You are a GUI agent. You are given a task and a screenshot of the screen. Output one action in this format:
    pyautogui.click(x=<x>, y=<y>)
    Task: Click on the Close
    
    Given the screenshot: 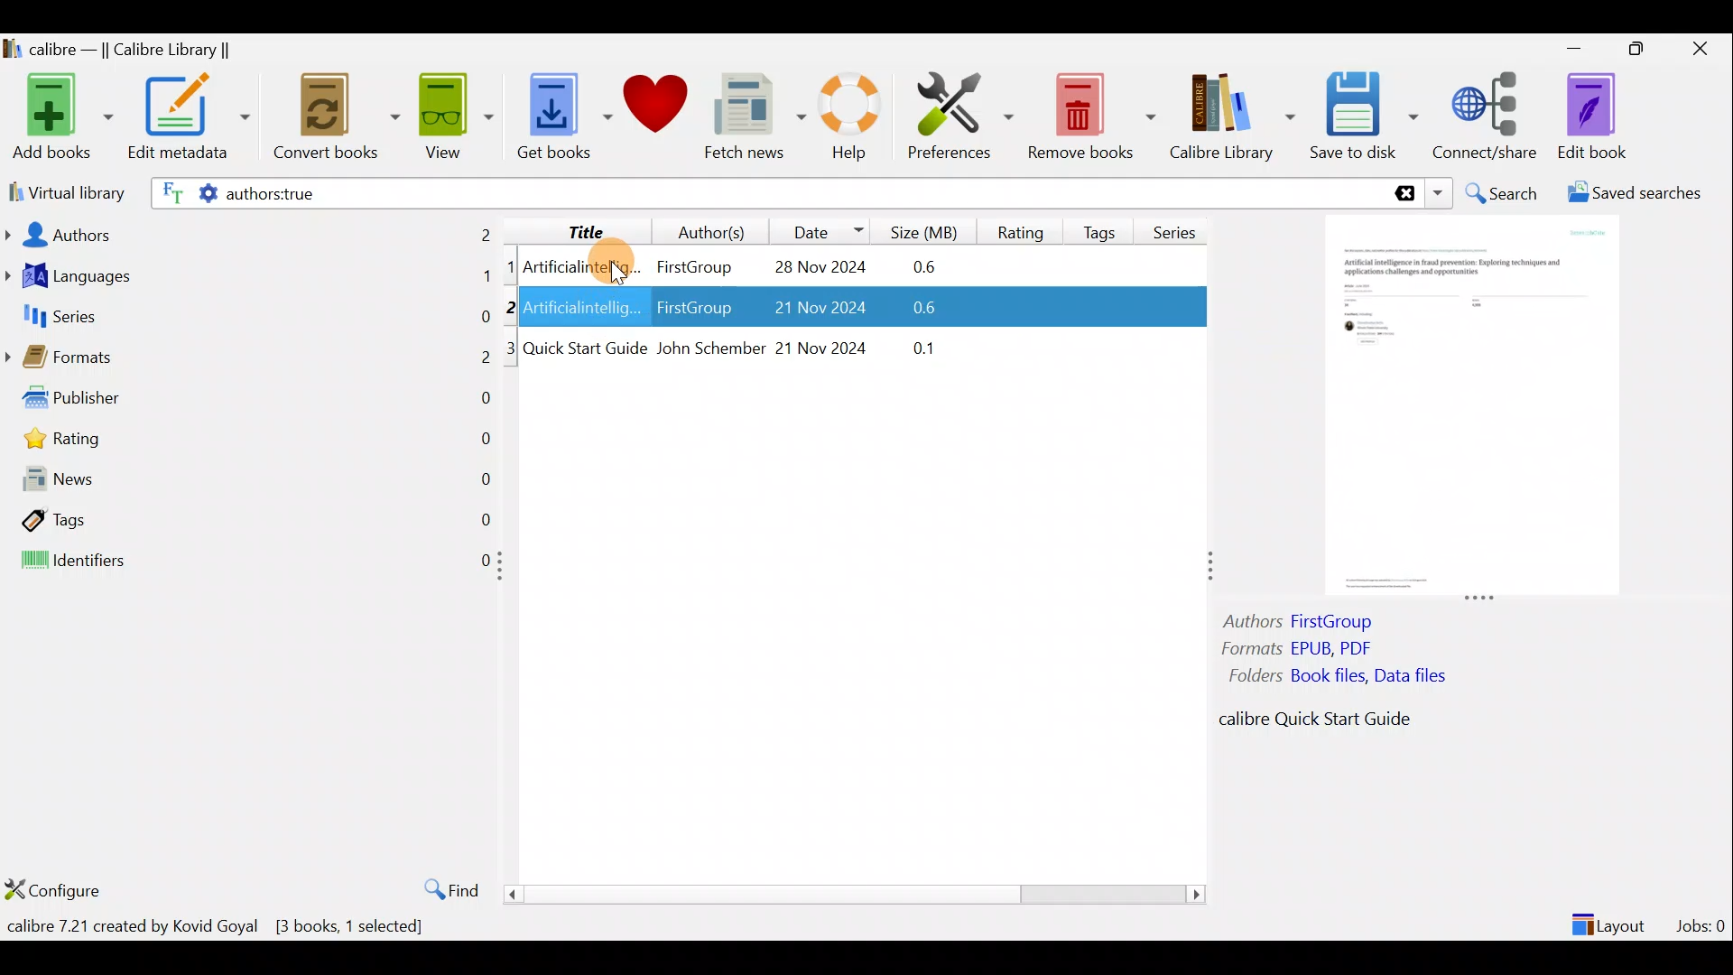 What is the action you would take?
    pyautogui.click(x=1704, y=48)
    